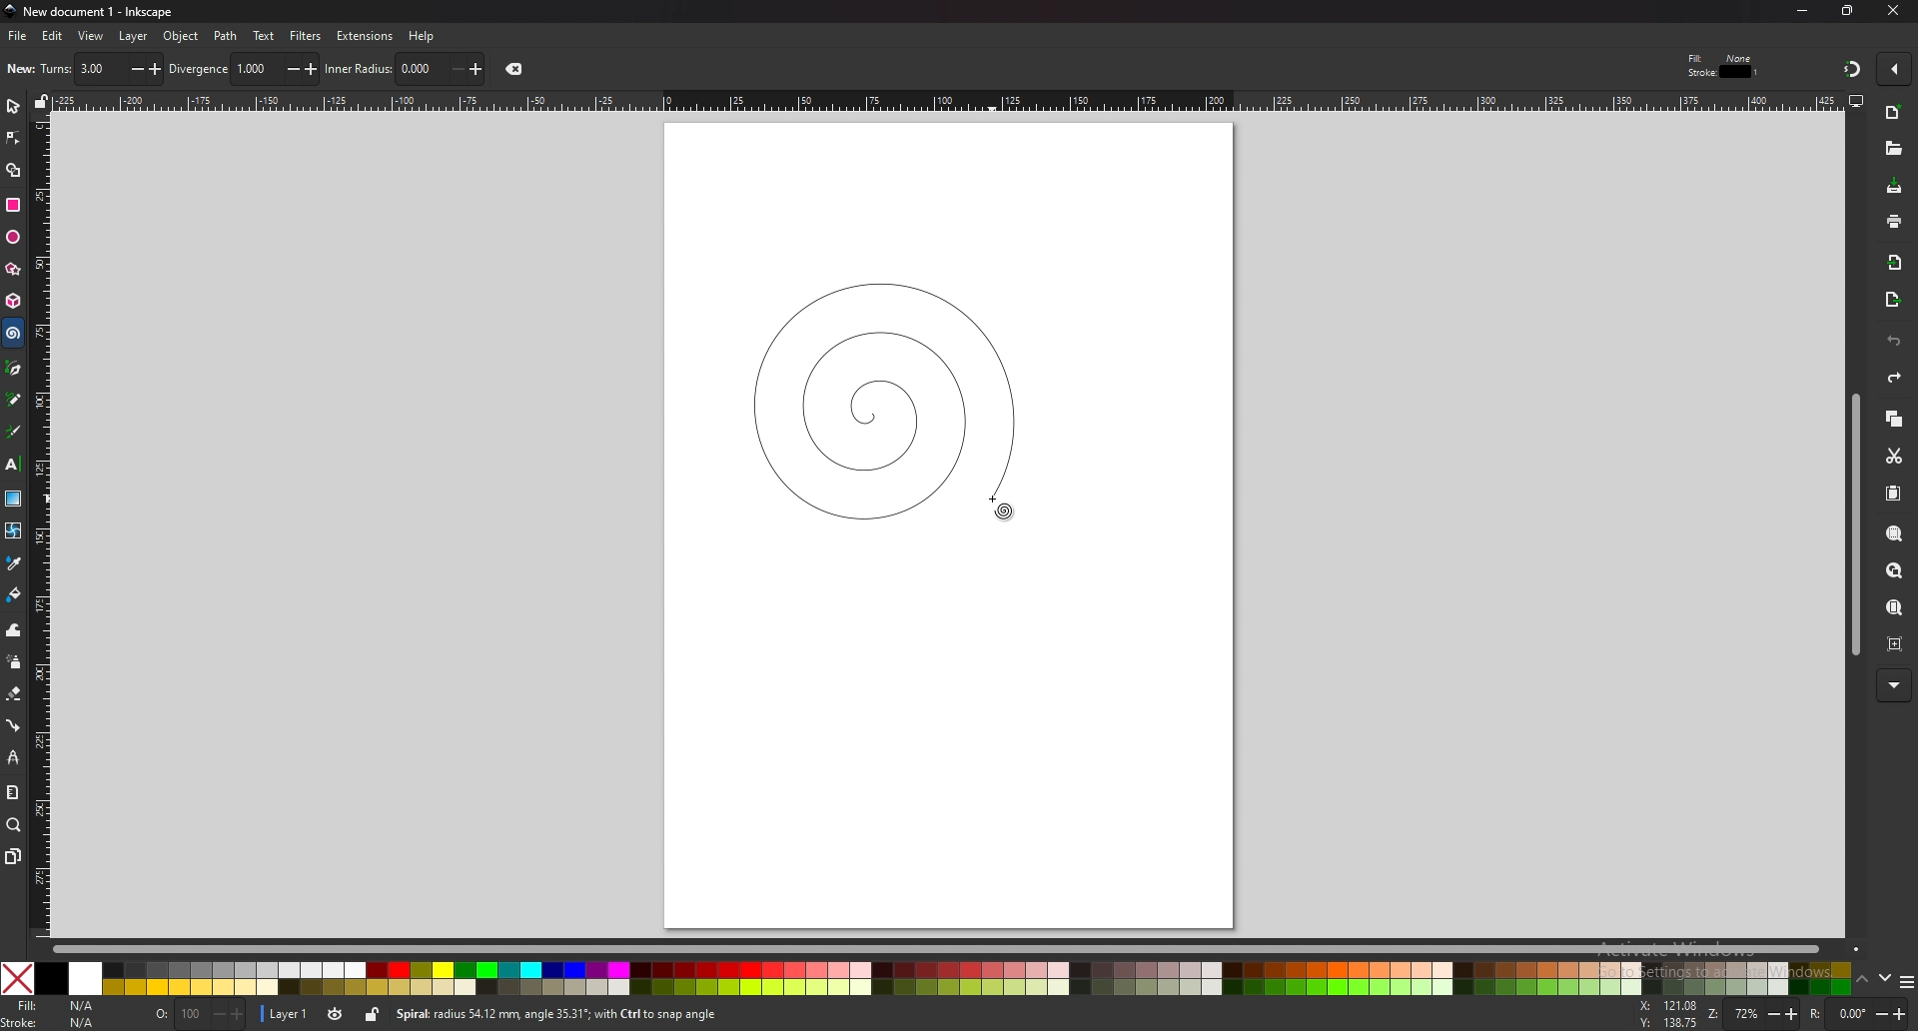  What do you see at coordinates (13, 269) in the screenshot?
I see `star polygon` at bounding box center [13, 269].